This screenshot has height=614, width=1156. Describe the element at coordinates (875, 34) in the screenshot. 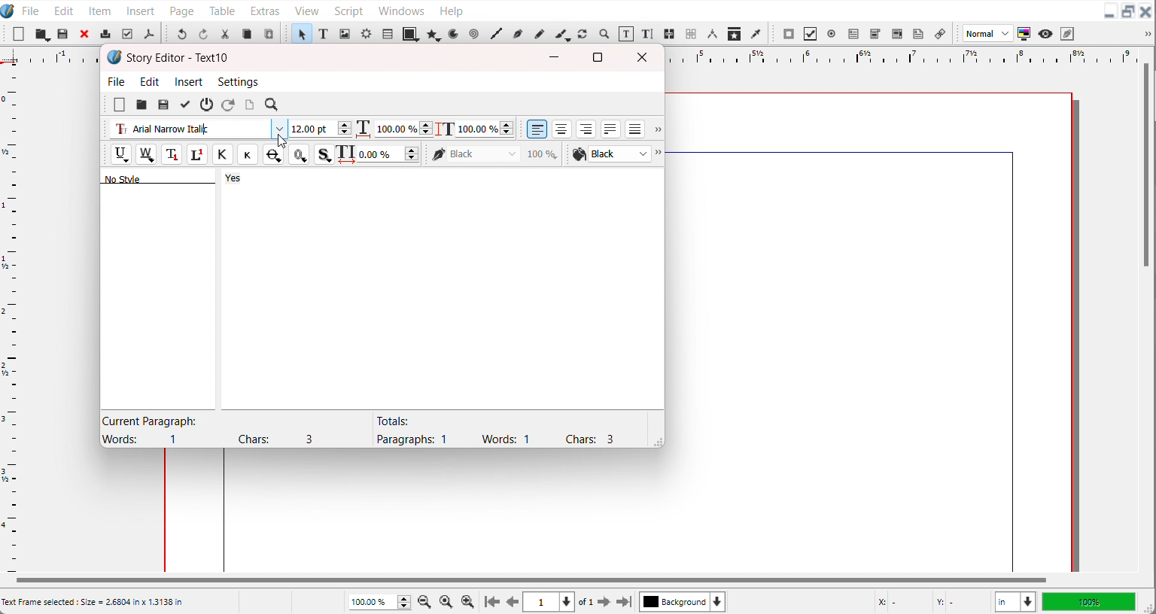

I see `PDF Combo button` at that location.